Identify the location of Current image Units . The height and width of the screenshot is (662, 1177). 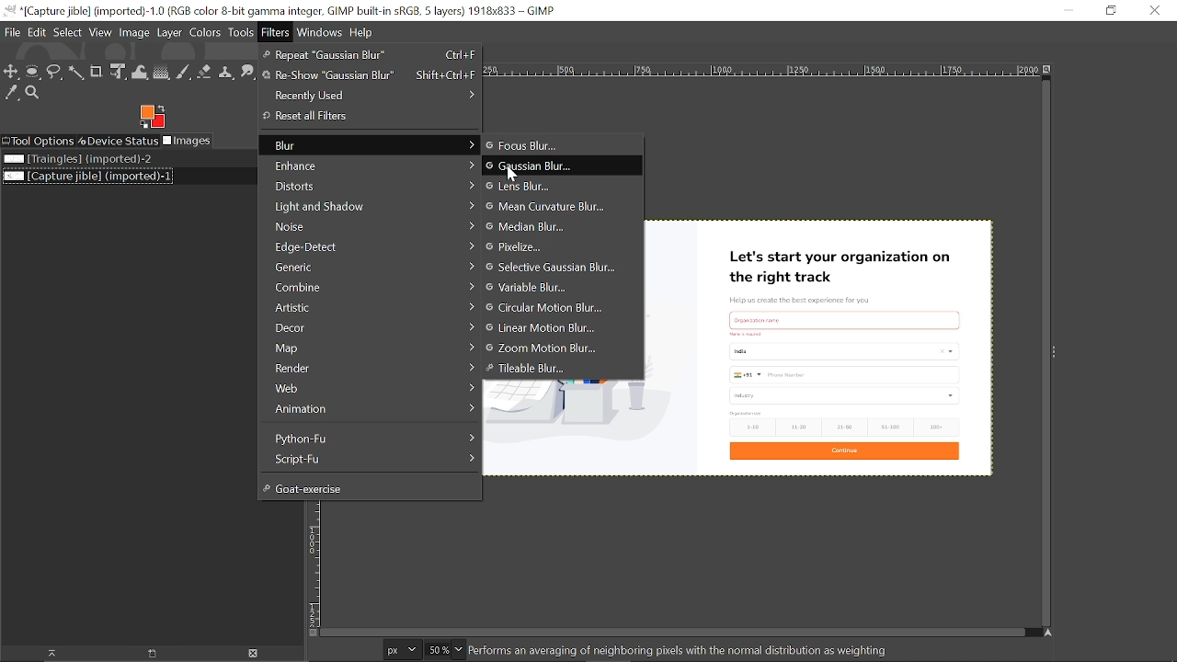
(402, 649).